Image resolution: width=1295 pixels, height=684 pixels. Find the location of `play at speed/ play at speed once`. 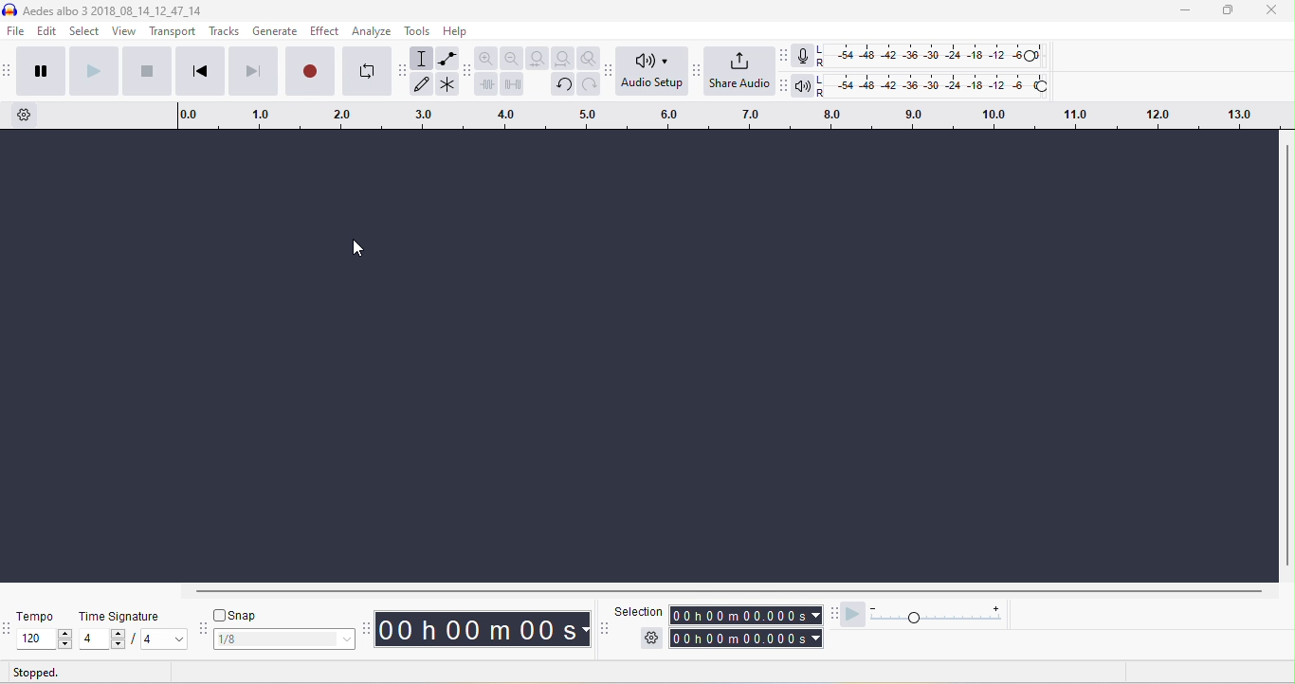

play at speed/ play at speed once is located at coordinates (853, 616).